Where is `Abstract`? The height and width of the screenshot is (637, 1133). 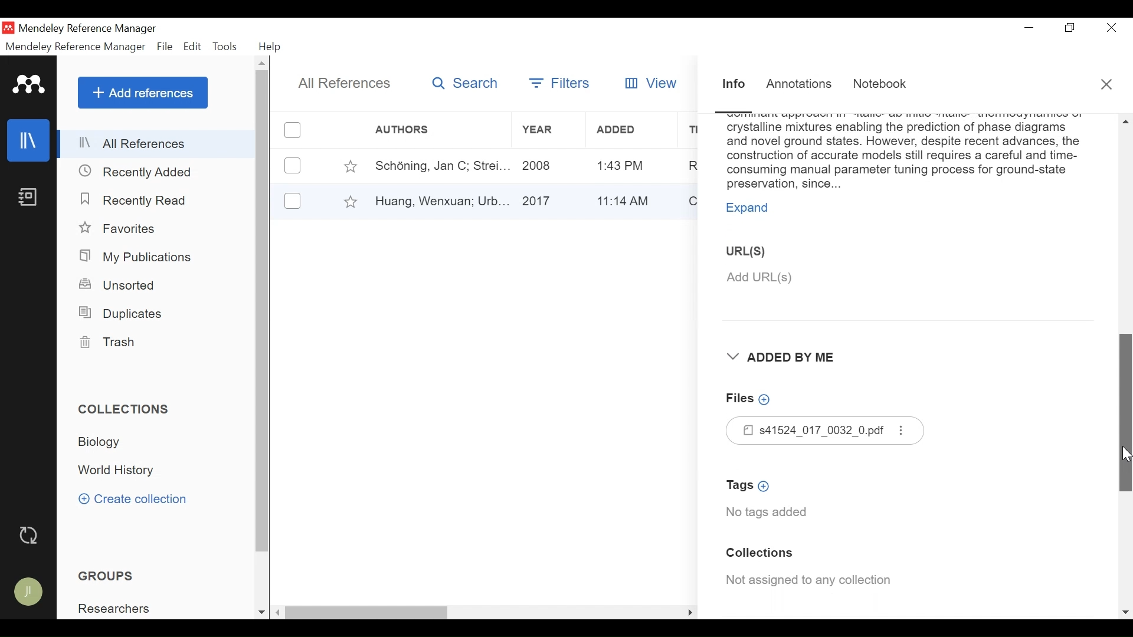
Abstract is located at coordinates (904, 153).